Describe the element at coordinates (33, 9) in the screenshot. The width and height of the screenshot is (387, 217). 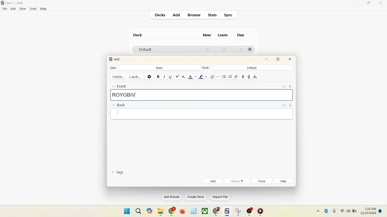
I see `tools` at that location.